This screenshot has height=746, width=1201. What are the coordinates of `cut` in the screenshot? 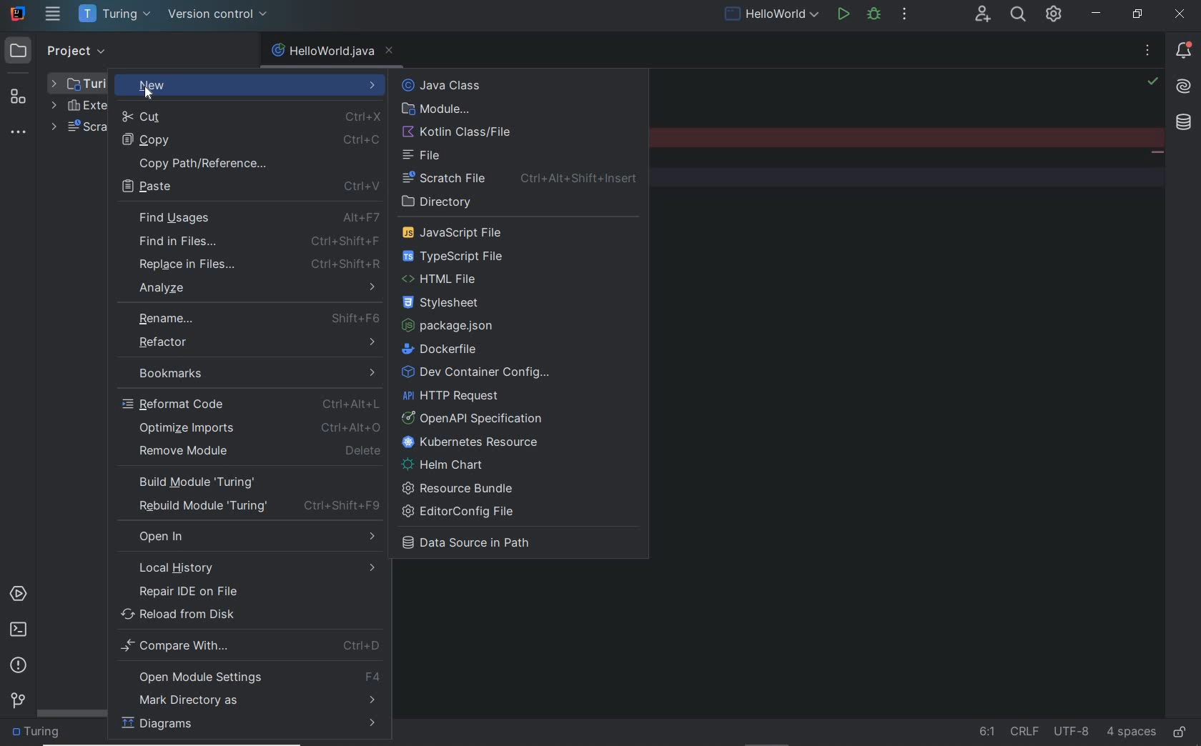 It's located at (248, 116).